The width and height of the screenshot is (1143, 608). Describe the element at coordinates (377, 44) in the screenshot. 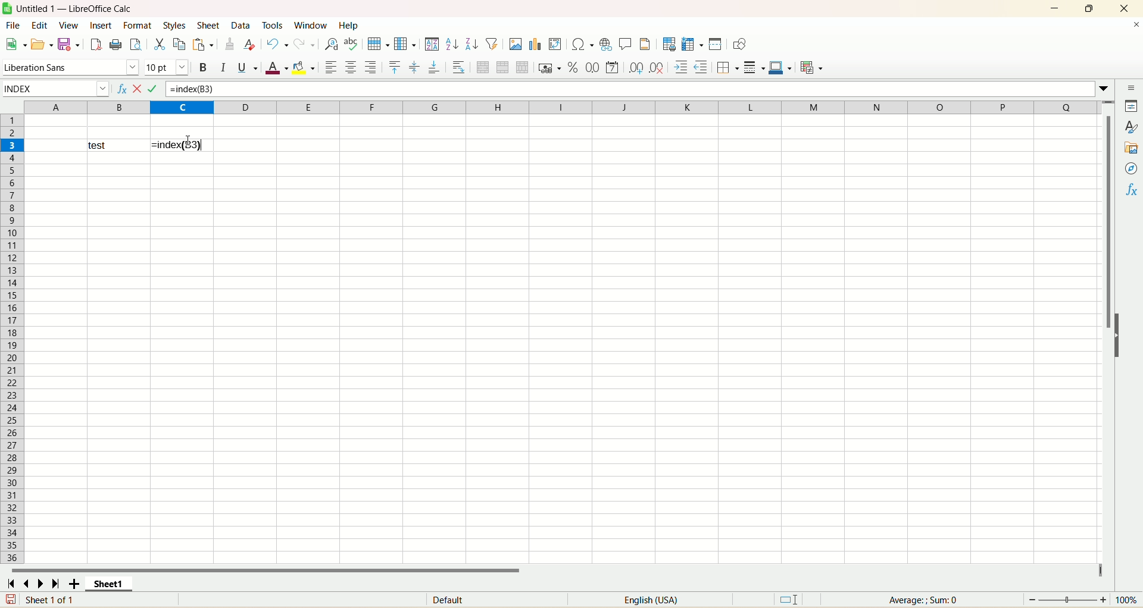

I see `row` at that location.